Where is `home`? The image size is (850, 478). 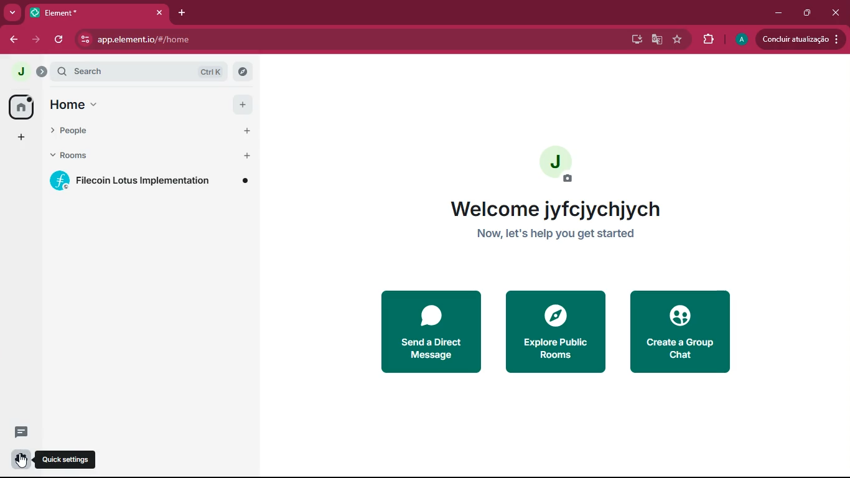
home is located at coordinates (109, 104).